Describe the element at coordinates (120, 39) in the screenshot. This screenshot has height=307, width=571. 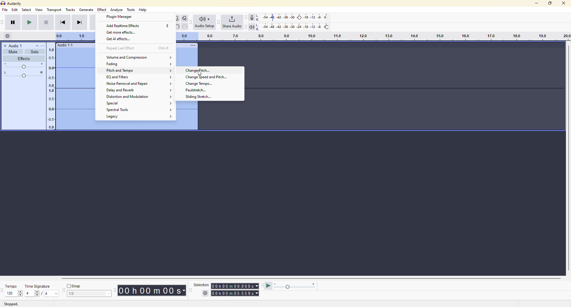
I see `get ai effects` at that location.